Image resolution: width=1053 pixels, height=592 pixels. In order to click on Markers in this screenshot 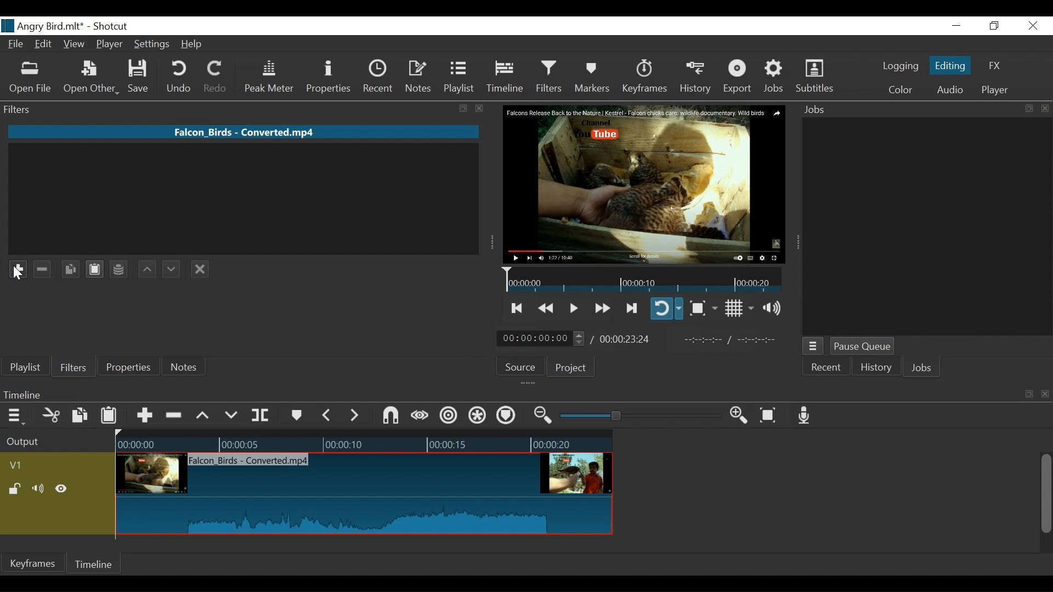, I will do `click(296, 415)`.